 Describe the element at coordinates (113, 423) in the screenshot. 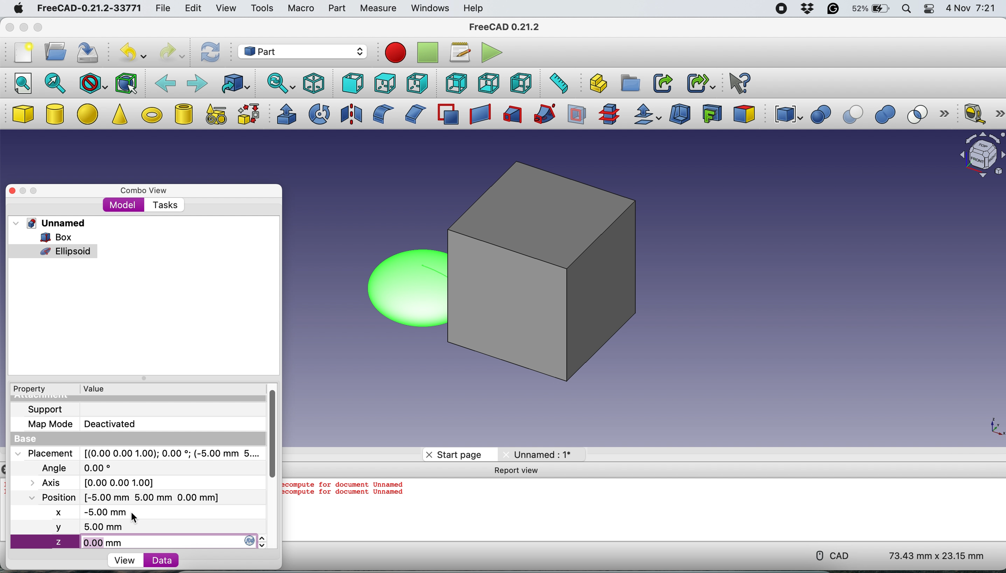

I see `Deactivated` at that location.